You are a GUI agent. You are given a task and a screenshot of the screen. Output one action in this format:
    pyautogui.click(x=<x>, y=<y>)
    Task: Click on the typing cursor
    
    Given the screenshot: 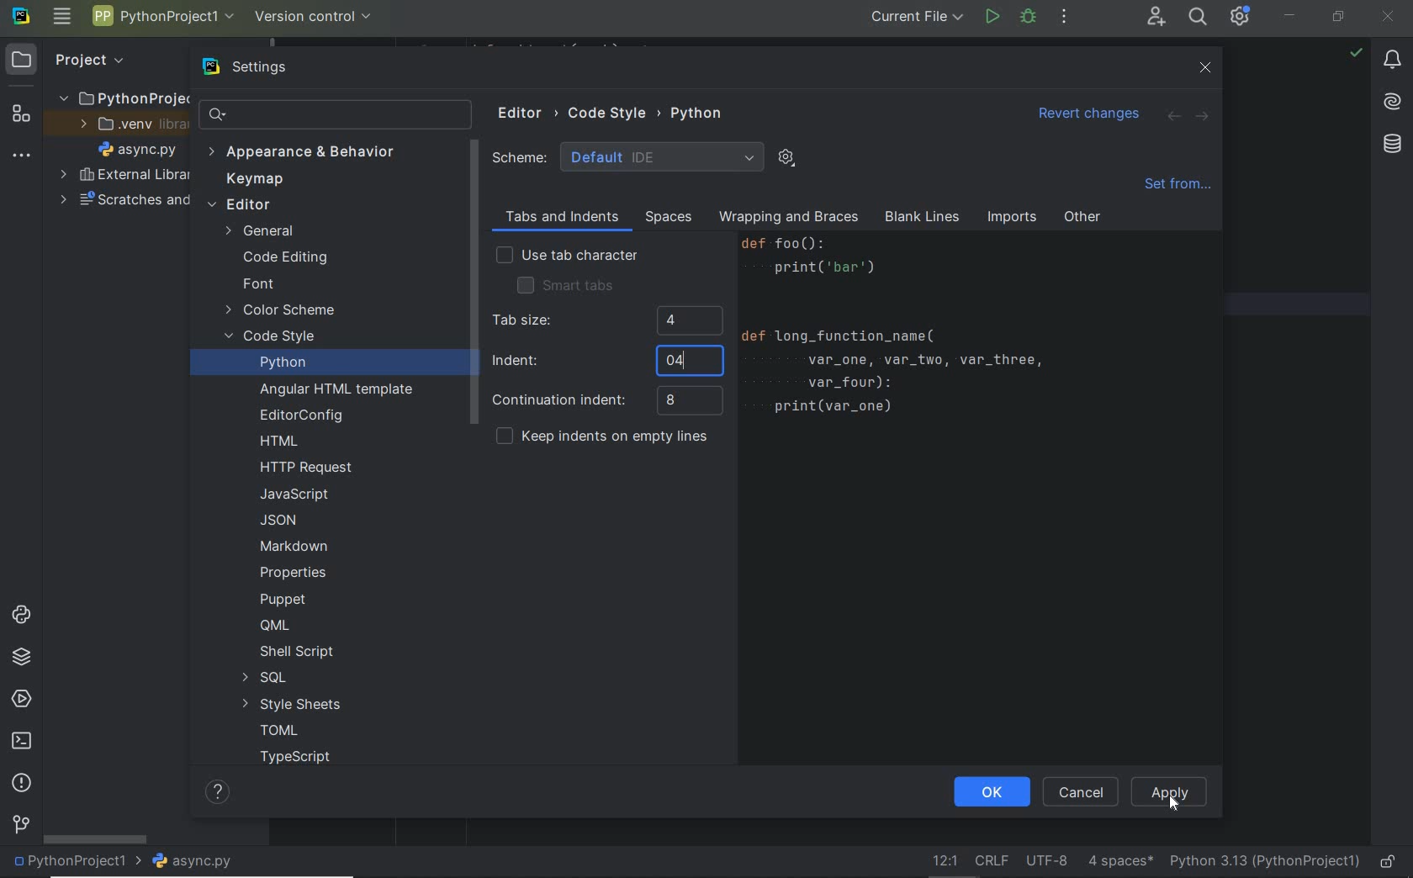 What is the action you would take?
    pyautogui.click(x=685, y=364)
    